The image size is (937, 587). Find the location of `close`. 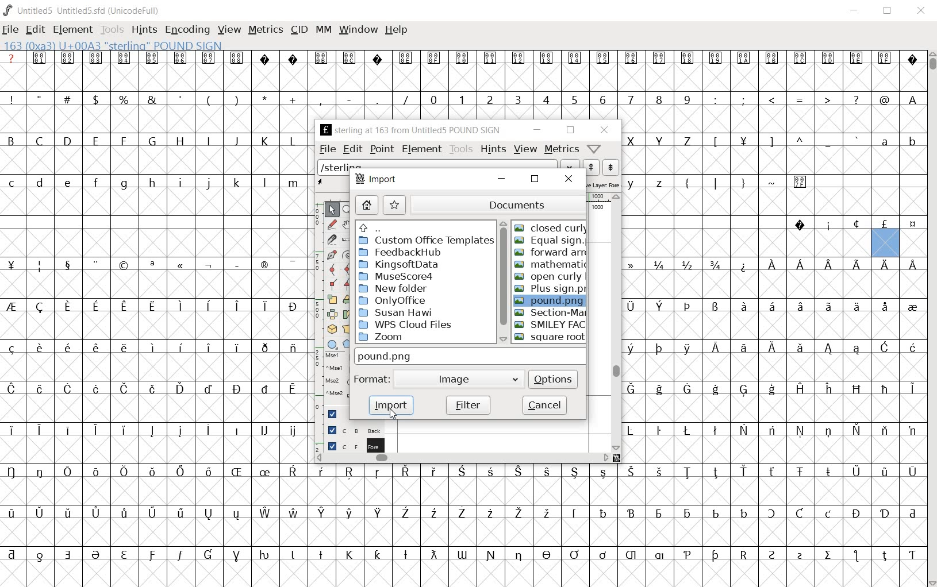

close is located at coordinates (570, 180).